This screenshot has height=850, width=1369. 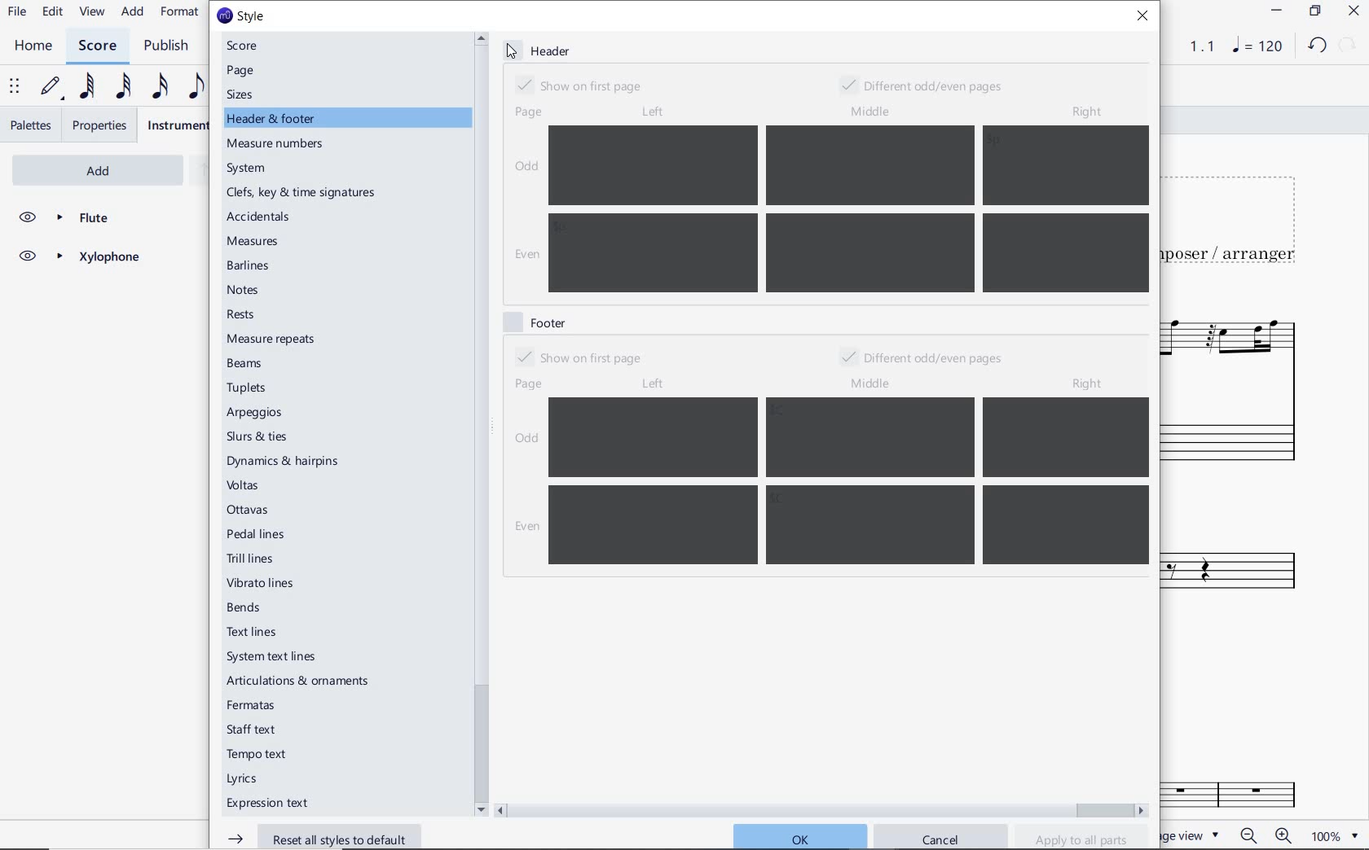 I want to click on RESTORE DOWN, so click(x=1314, y=11).